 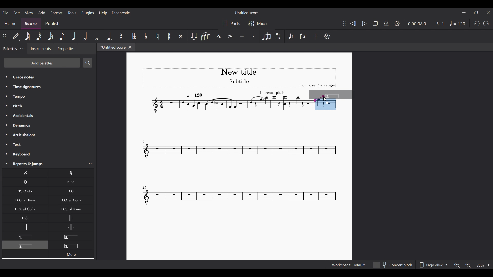 I want to click on Fine, so click(x=71, y=182).